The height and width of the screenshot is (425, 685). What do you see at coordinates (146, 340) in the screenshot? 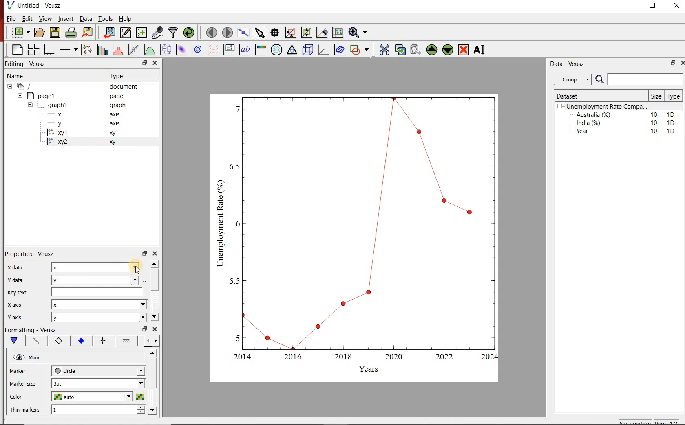
I see `more left` at bounding box center [146, 340].